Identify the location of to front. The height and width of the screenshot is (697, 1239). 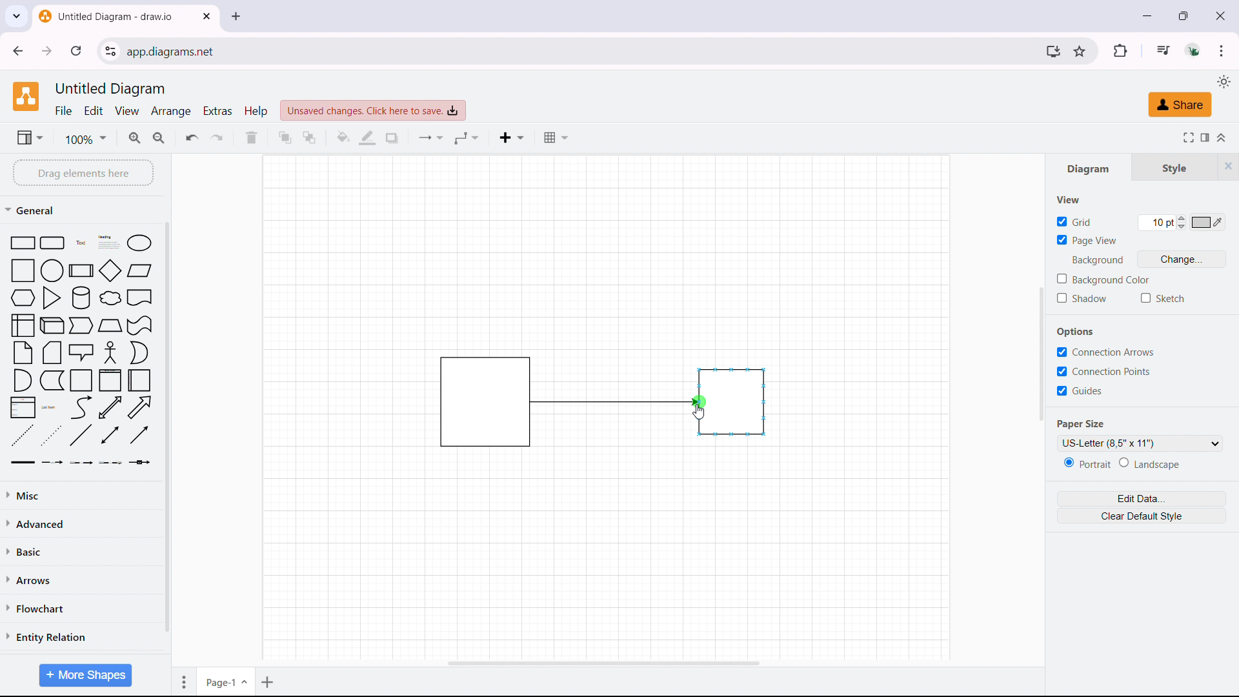
(285, 137).